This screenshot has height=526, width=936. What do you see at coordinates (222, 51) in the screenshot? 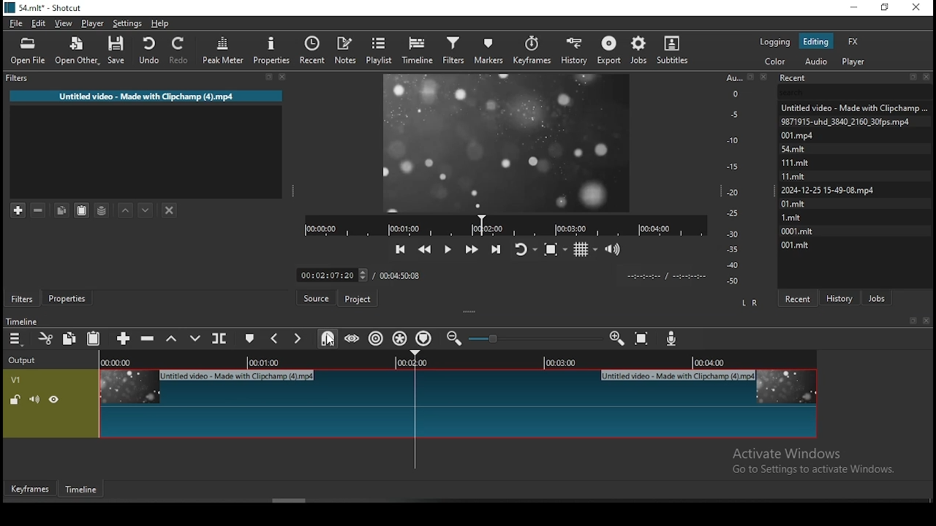
I see `peak meter` at bounding box center [222, 51].